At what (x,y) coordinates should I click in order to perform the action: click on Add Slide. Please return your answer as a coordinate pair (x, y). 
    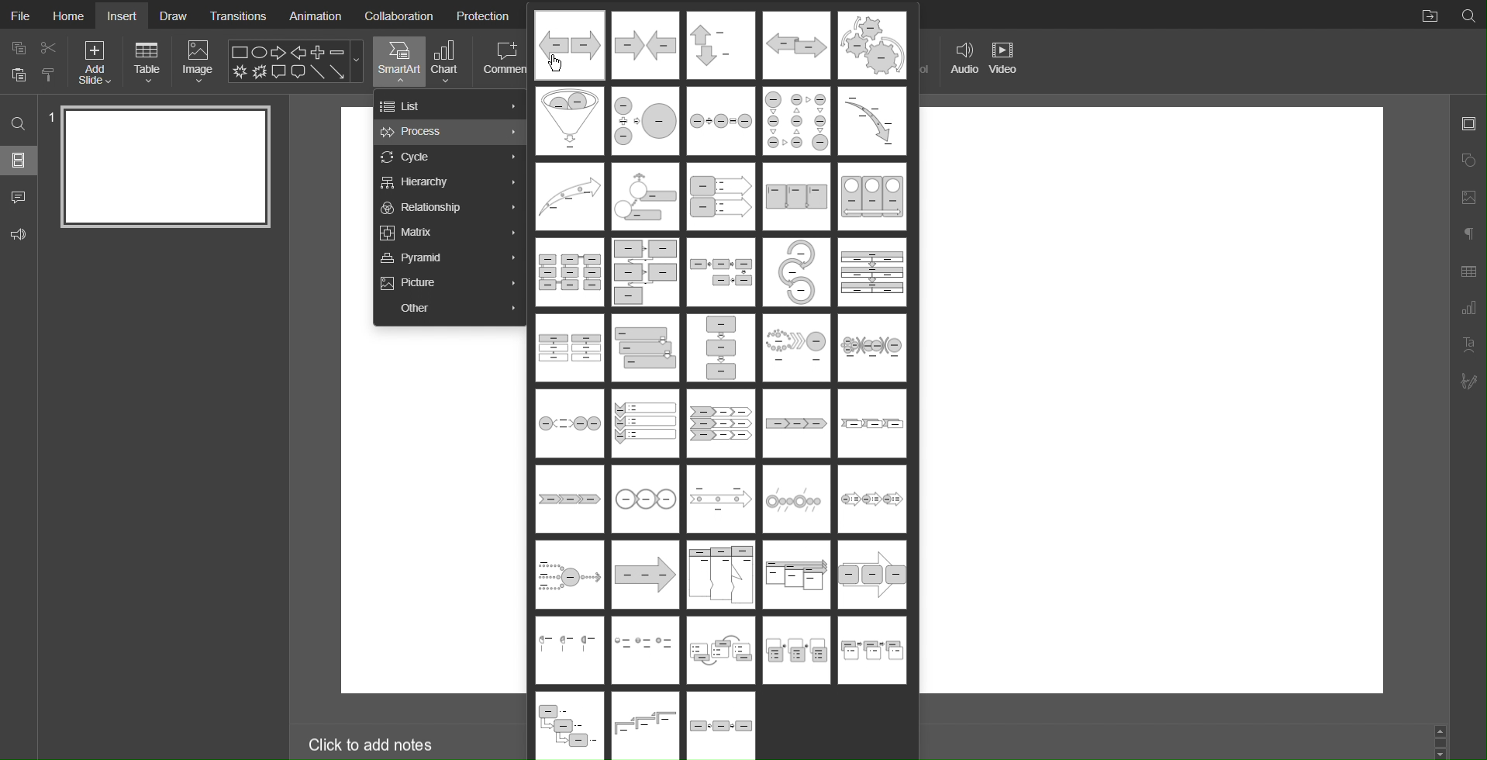
    Looking at the image, I should click on (97, 63).